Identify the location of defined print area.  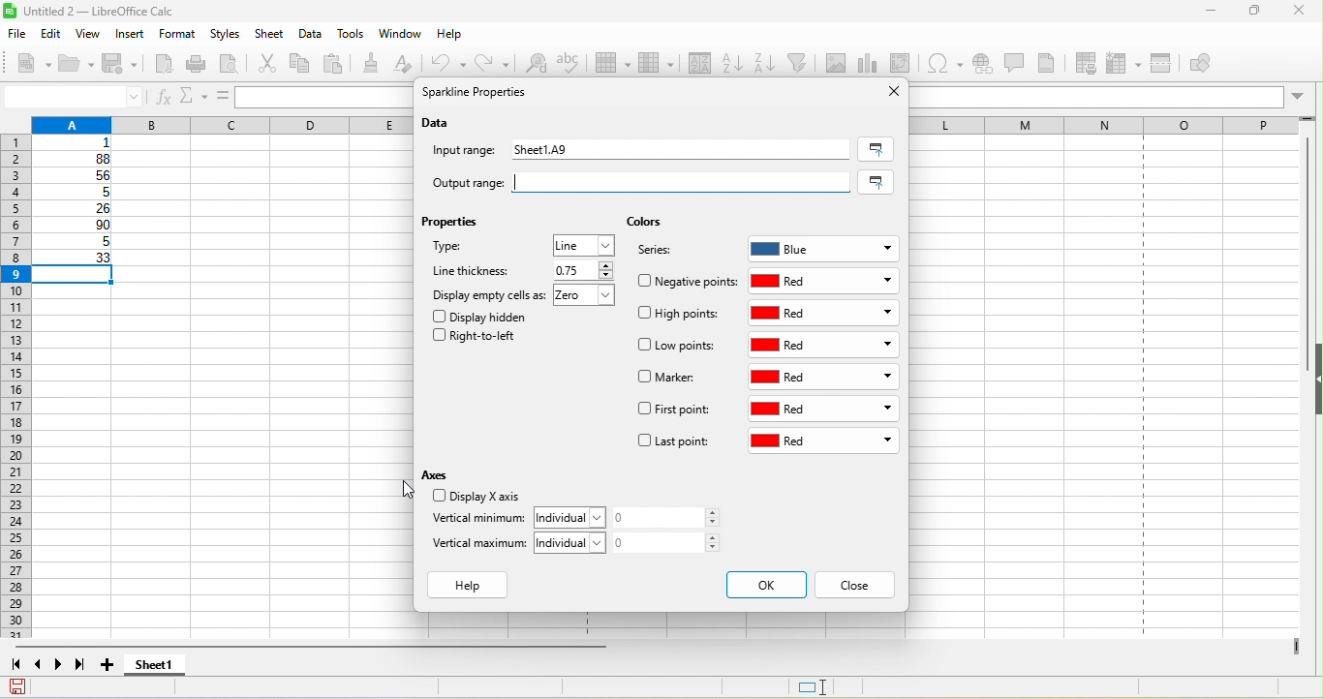
(1090, 63).